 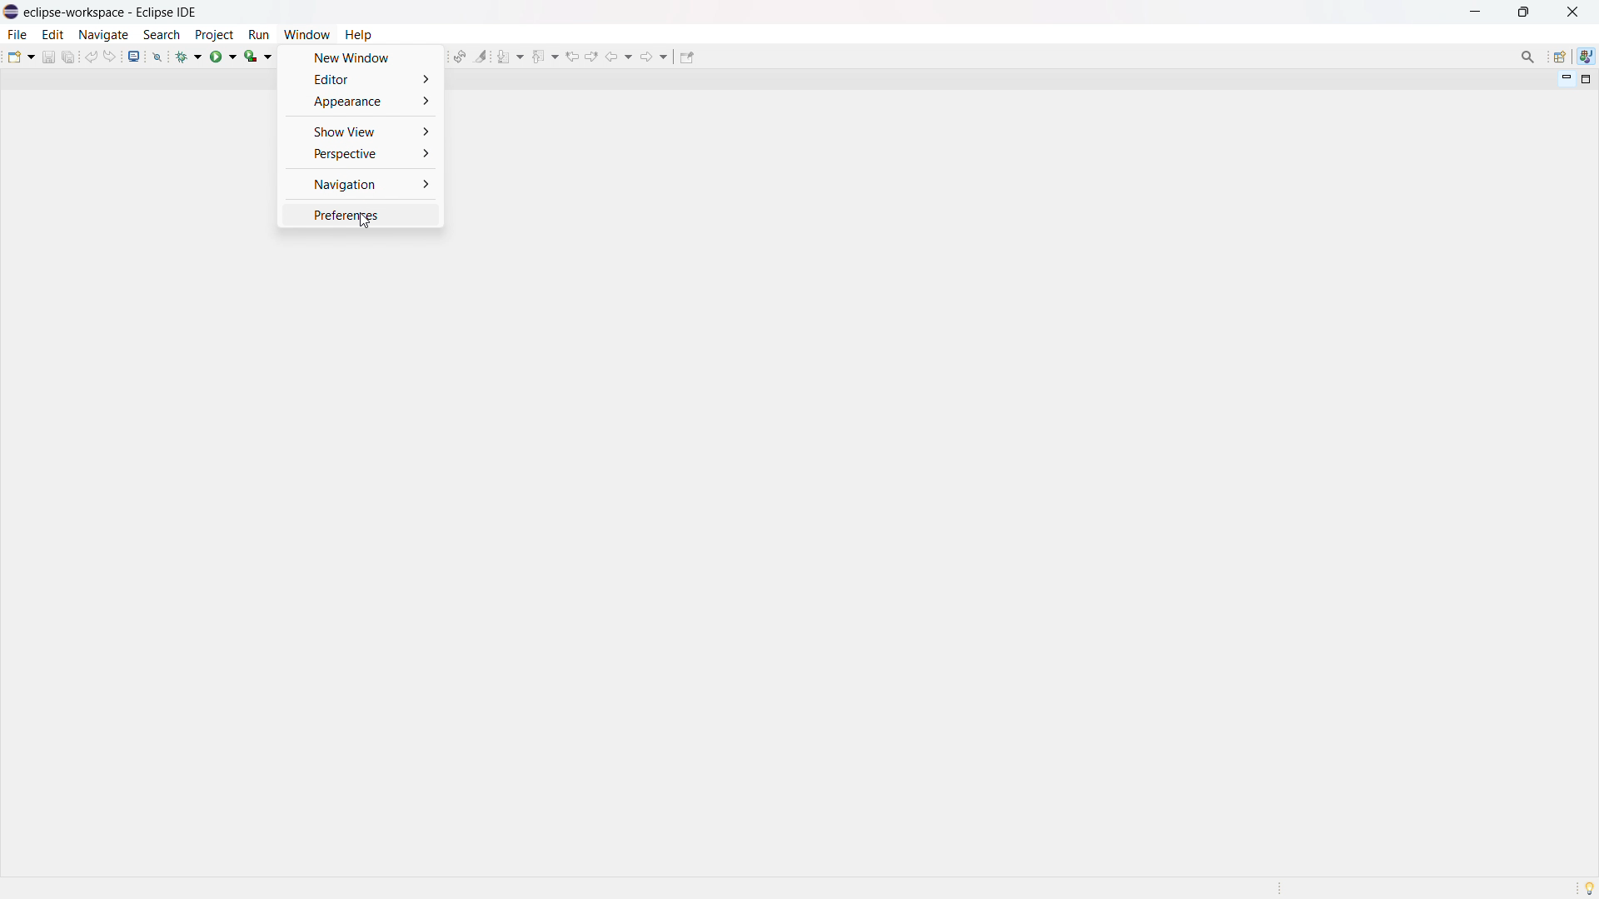 What do you see at coordinates (157, 56) in the screenshot?
I see `skip all breakpoints` at bounding box center [157, 56].